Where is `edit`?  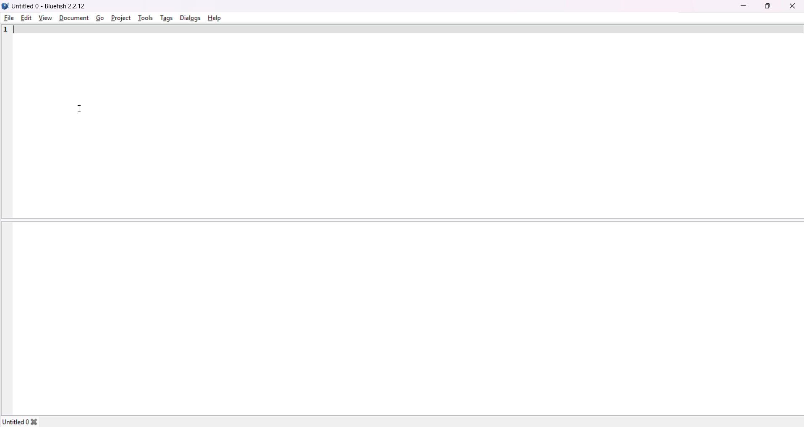 edit is located at coordinates (26, 17).